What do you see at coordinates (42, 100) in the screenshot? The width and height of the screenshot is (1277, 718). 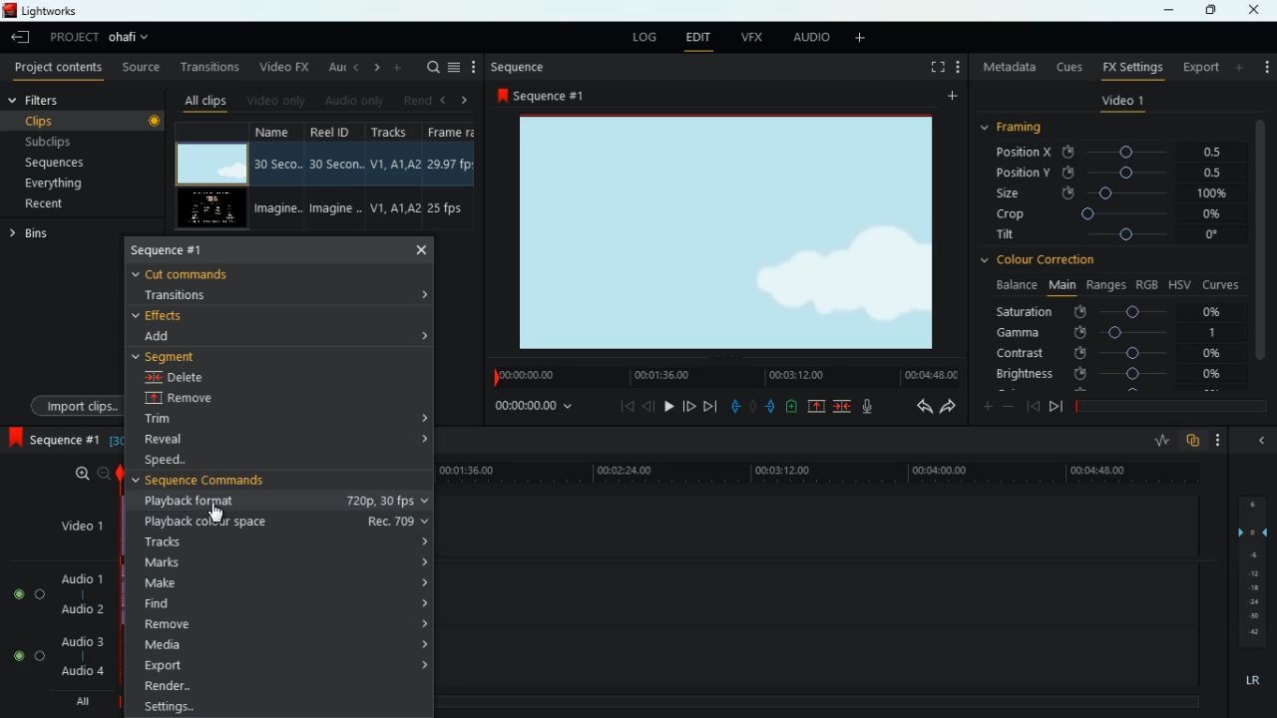 I see `filters` at bounding box center [42, 100].